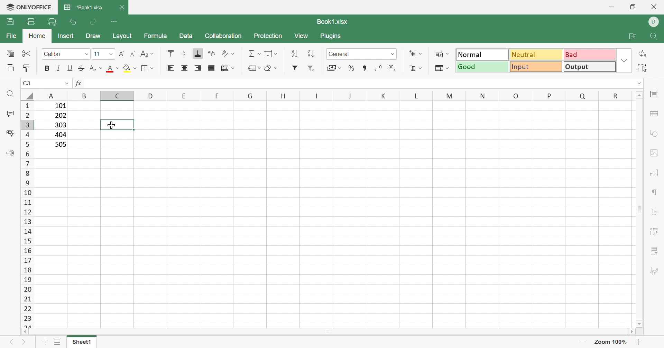 This screenshot has width=664, height=348. I want to click on Insert cells, so click(416, 54).